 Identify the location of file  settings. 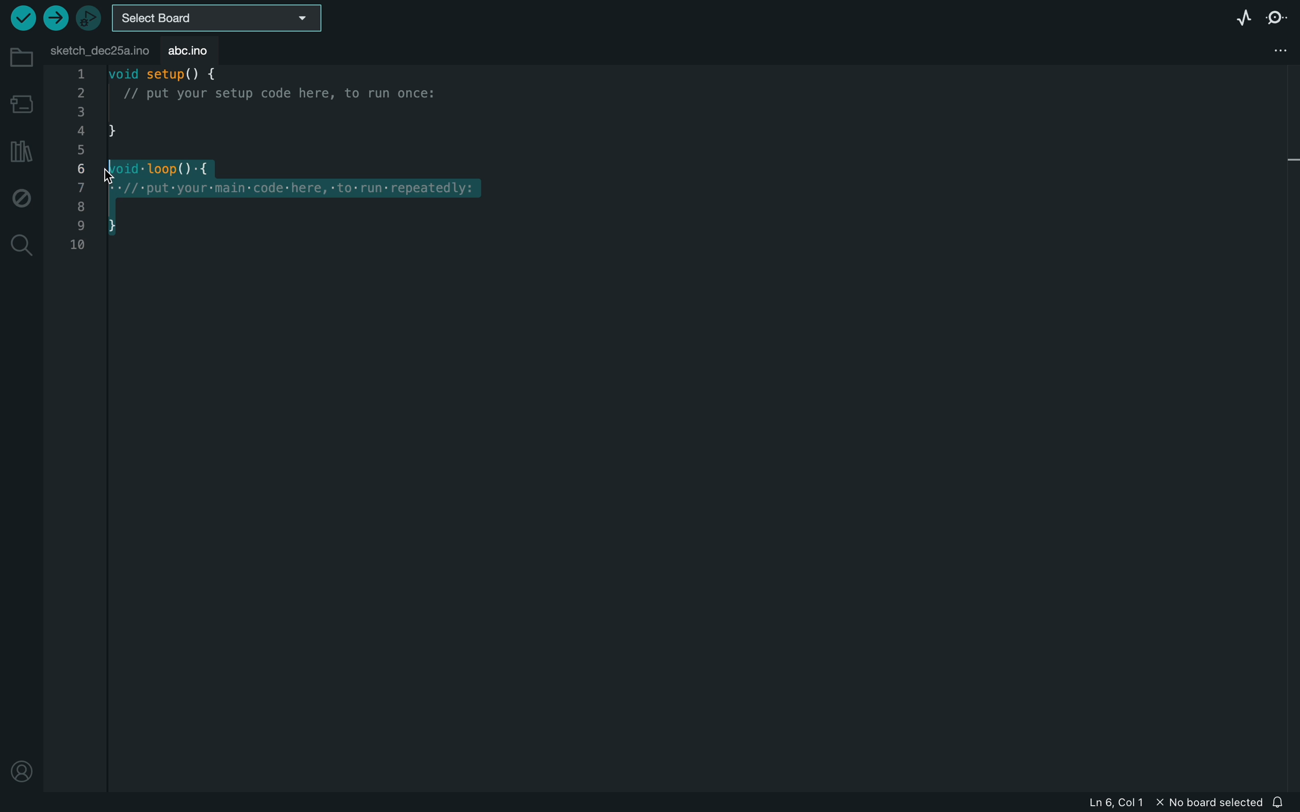
(1270, 50).